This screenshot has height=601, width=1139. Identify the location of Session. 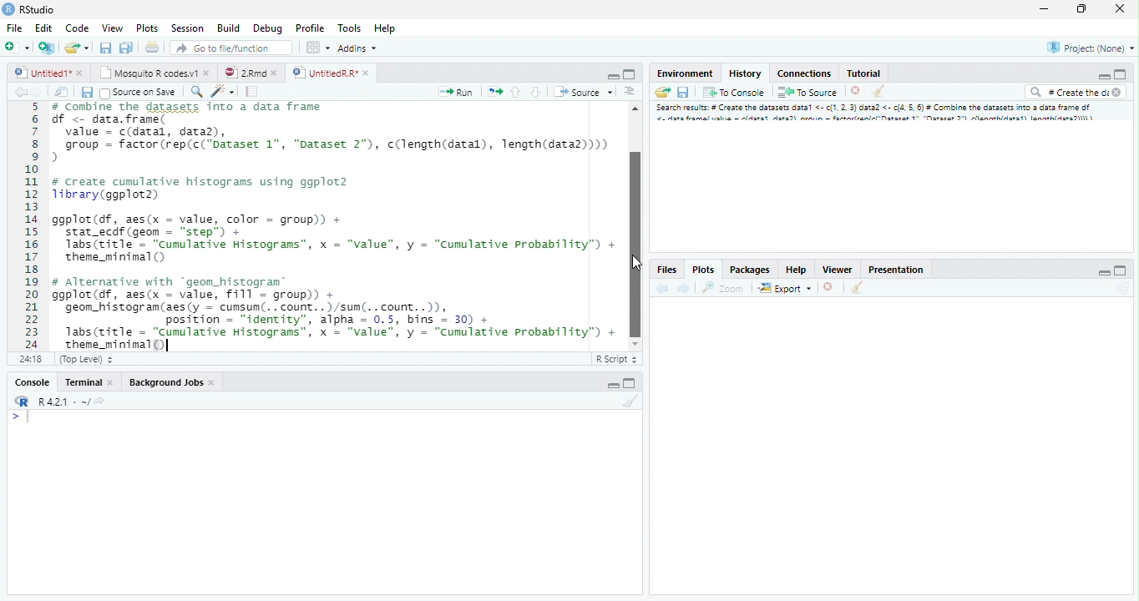
(190, 28).